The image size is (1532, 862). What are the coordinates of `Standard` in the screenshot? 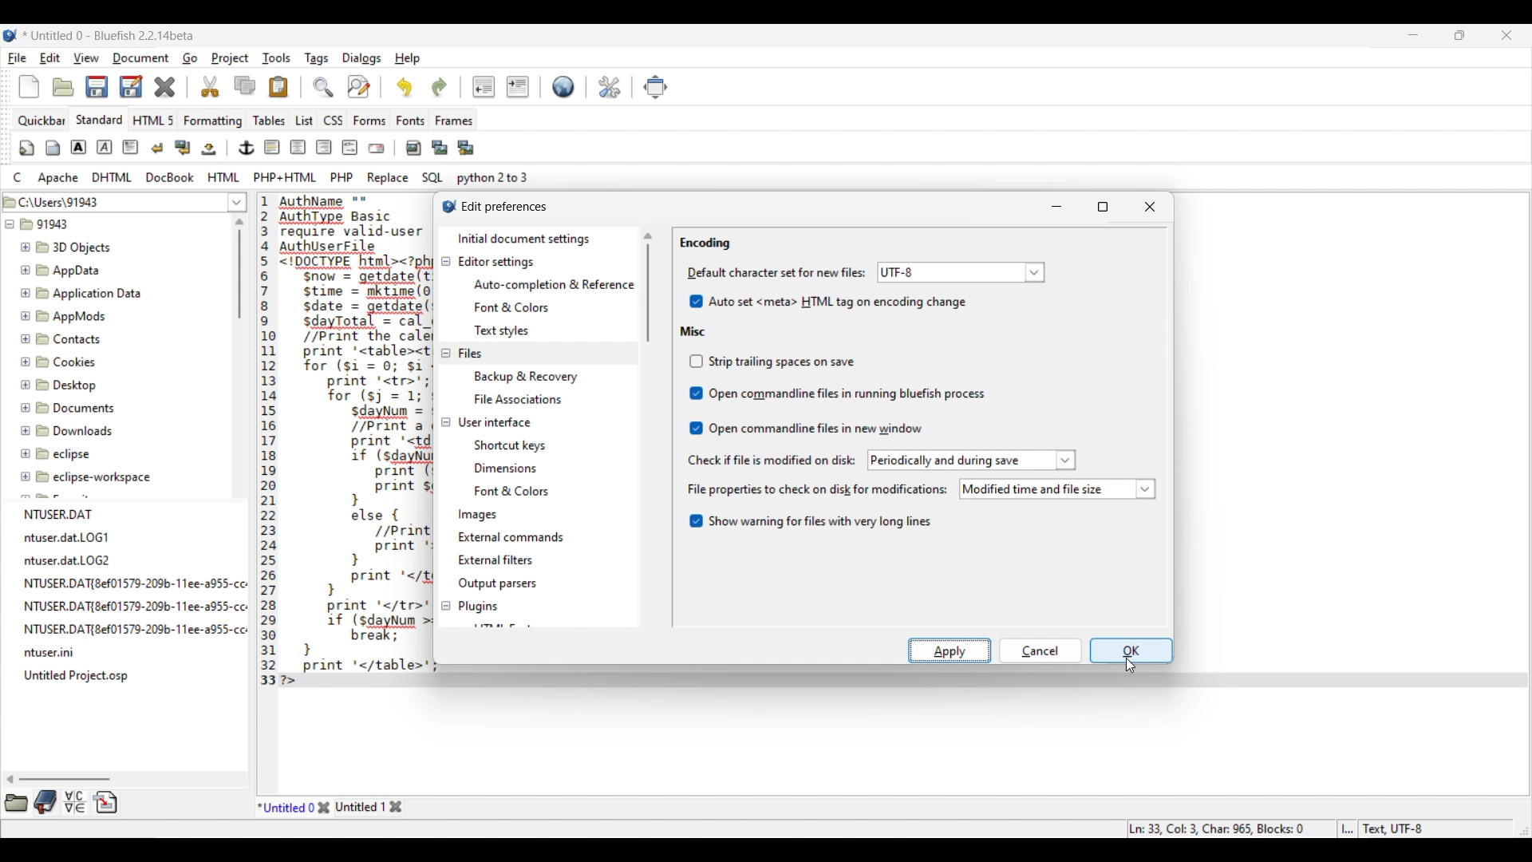 It's located at (100, 120).